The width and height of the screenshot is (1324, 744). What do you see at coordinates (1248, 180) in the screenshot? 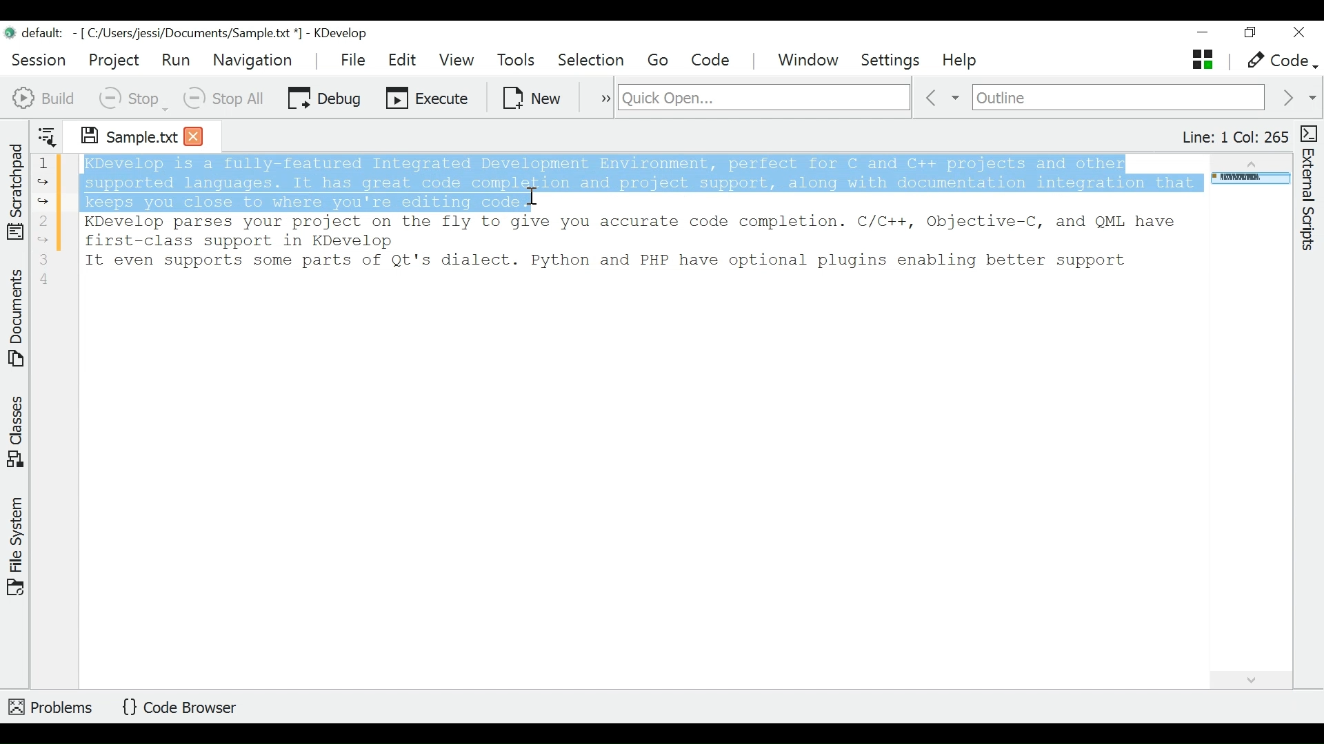
I see `Page Overview` at bounding box center [1248, 180].